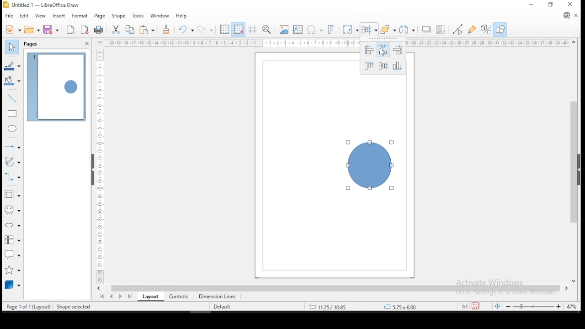  I want to click on page 1 of 1 (layout), so click(29, 306).